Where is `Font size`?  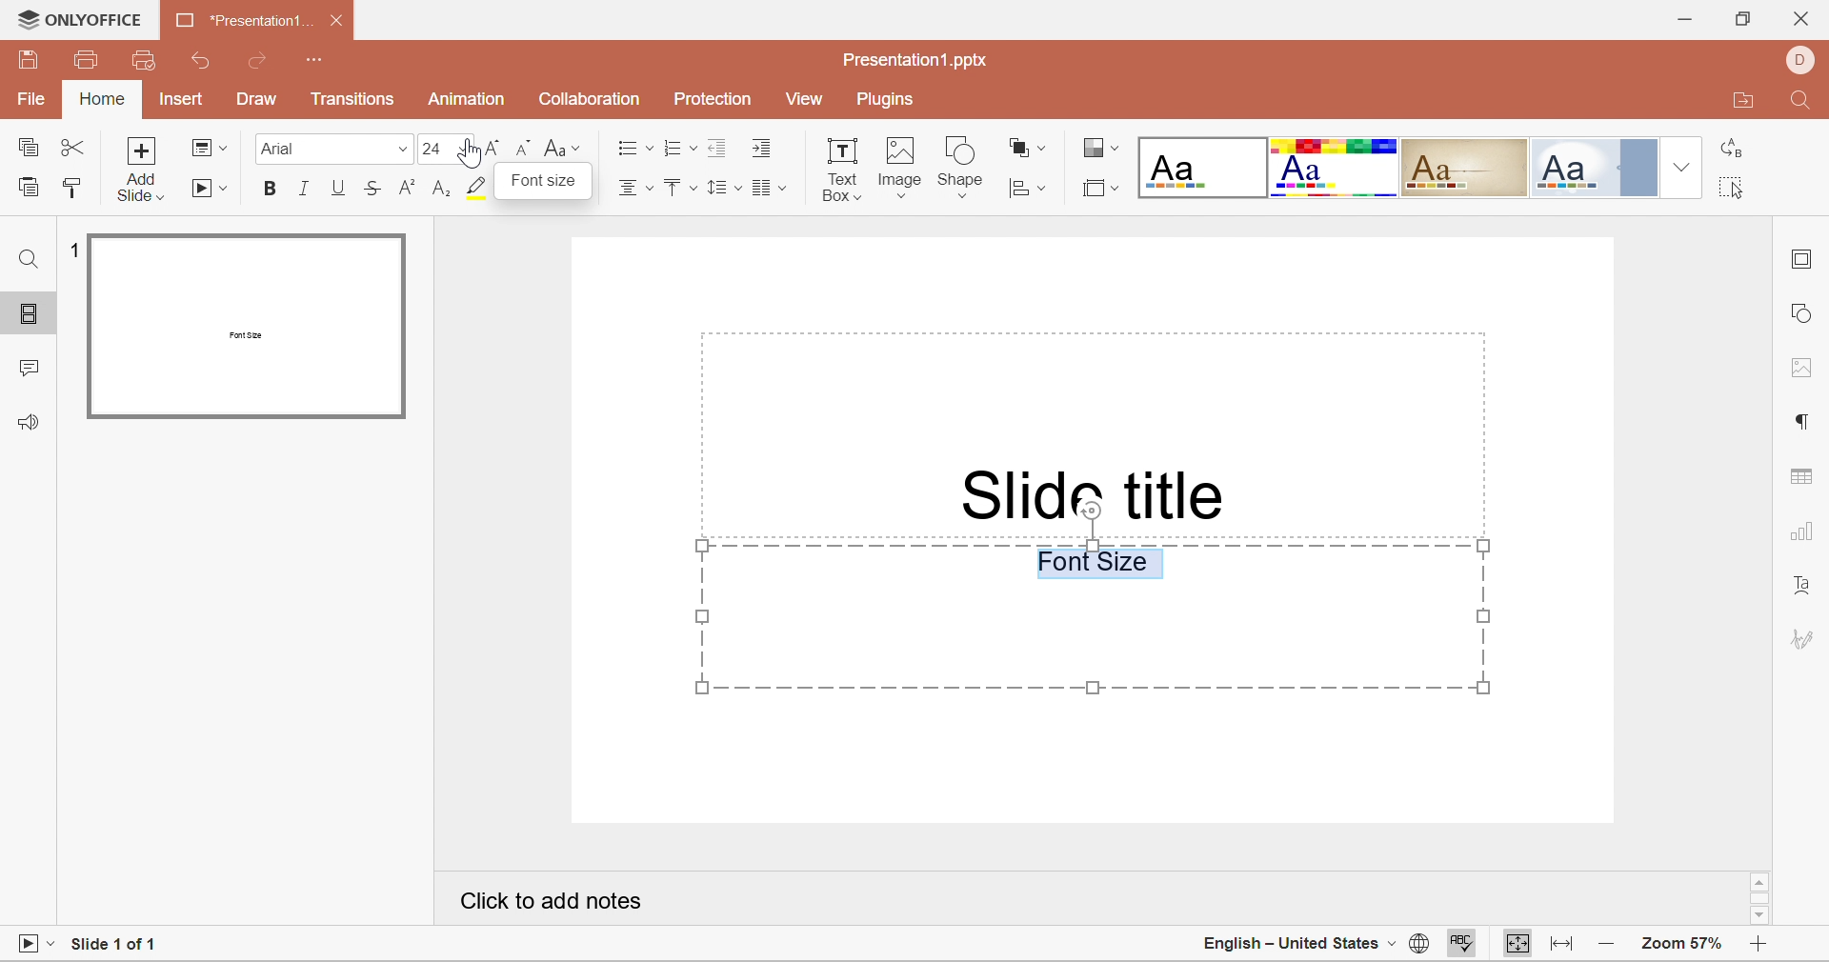
Font size is located at coordinates (547, 185).